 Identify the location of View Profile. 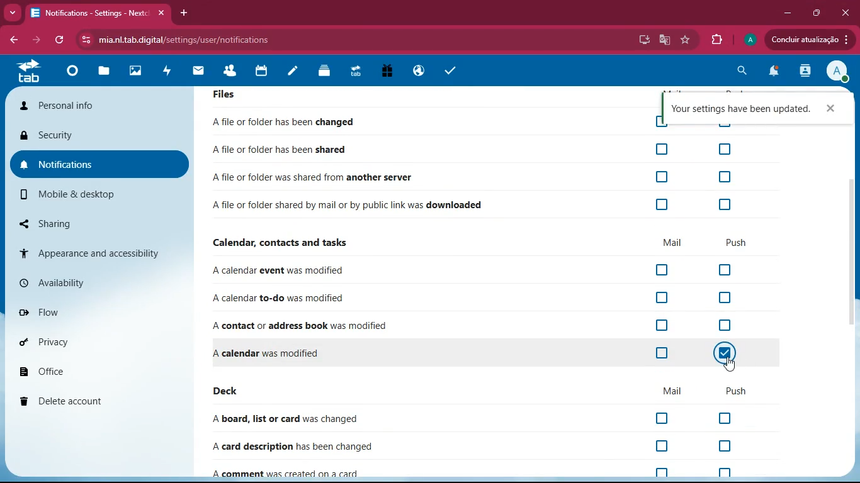
(838, 72).